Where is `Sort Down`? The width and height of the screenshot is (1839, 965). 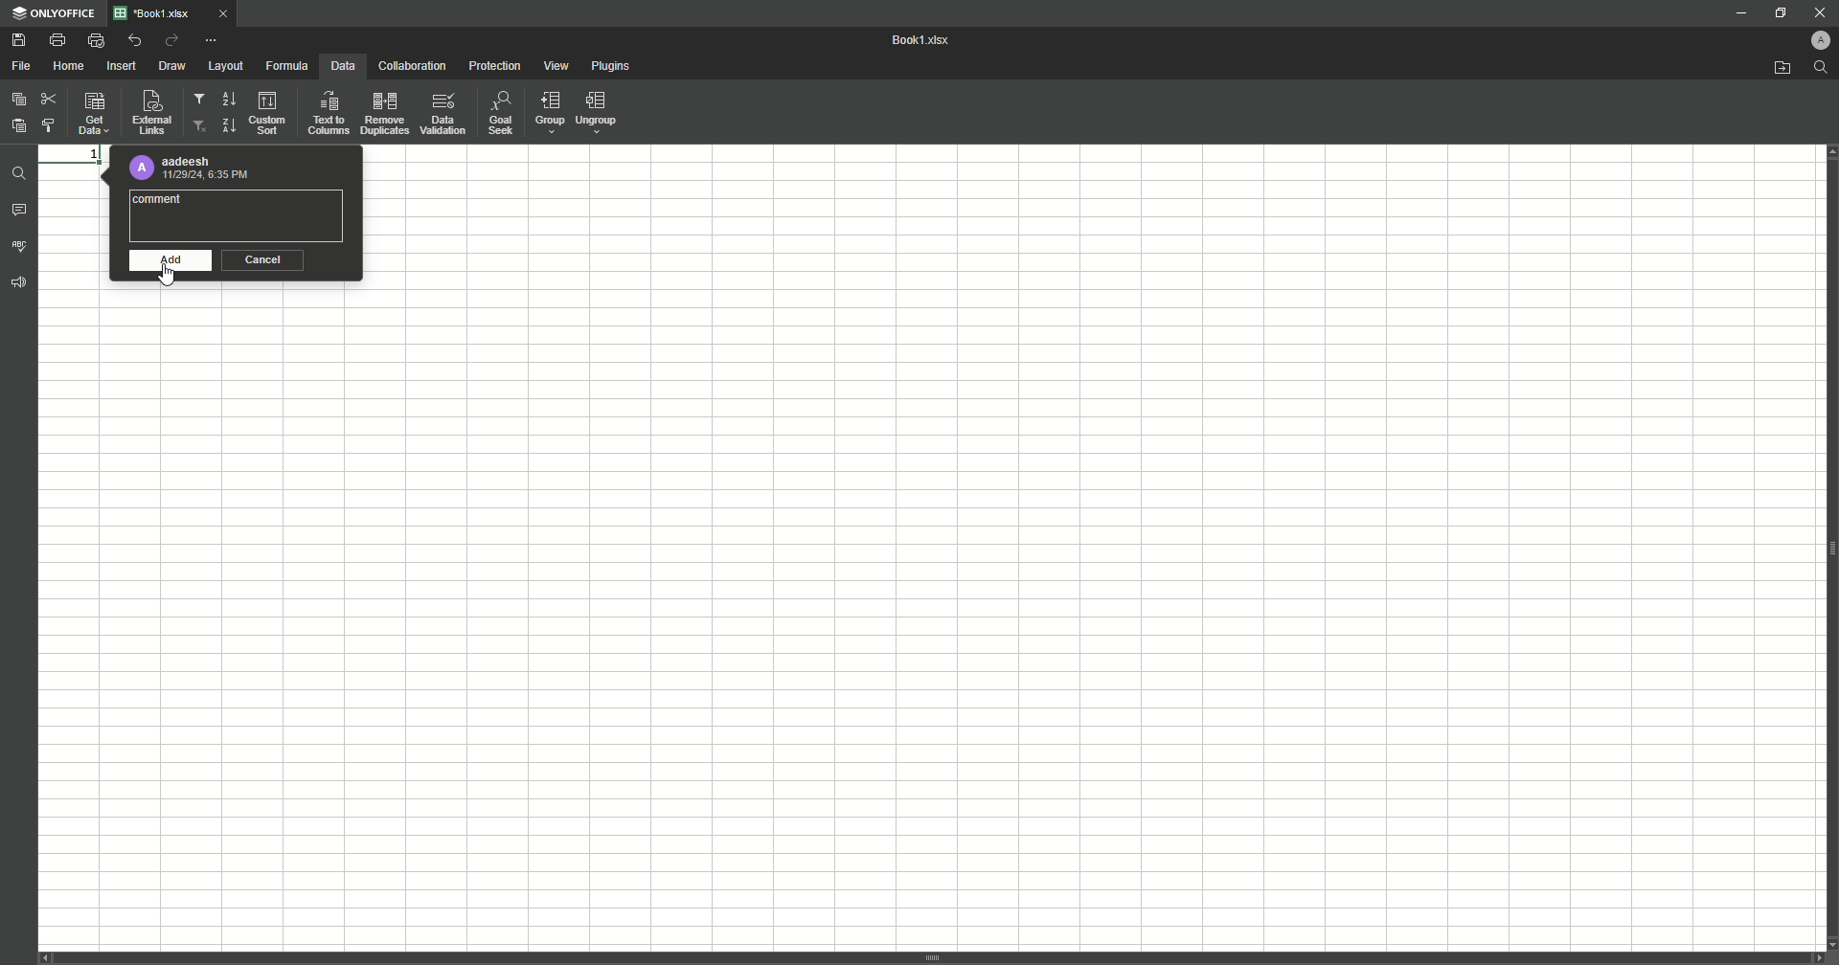
Sort Down is located at coordinates (229, 99).